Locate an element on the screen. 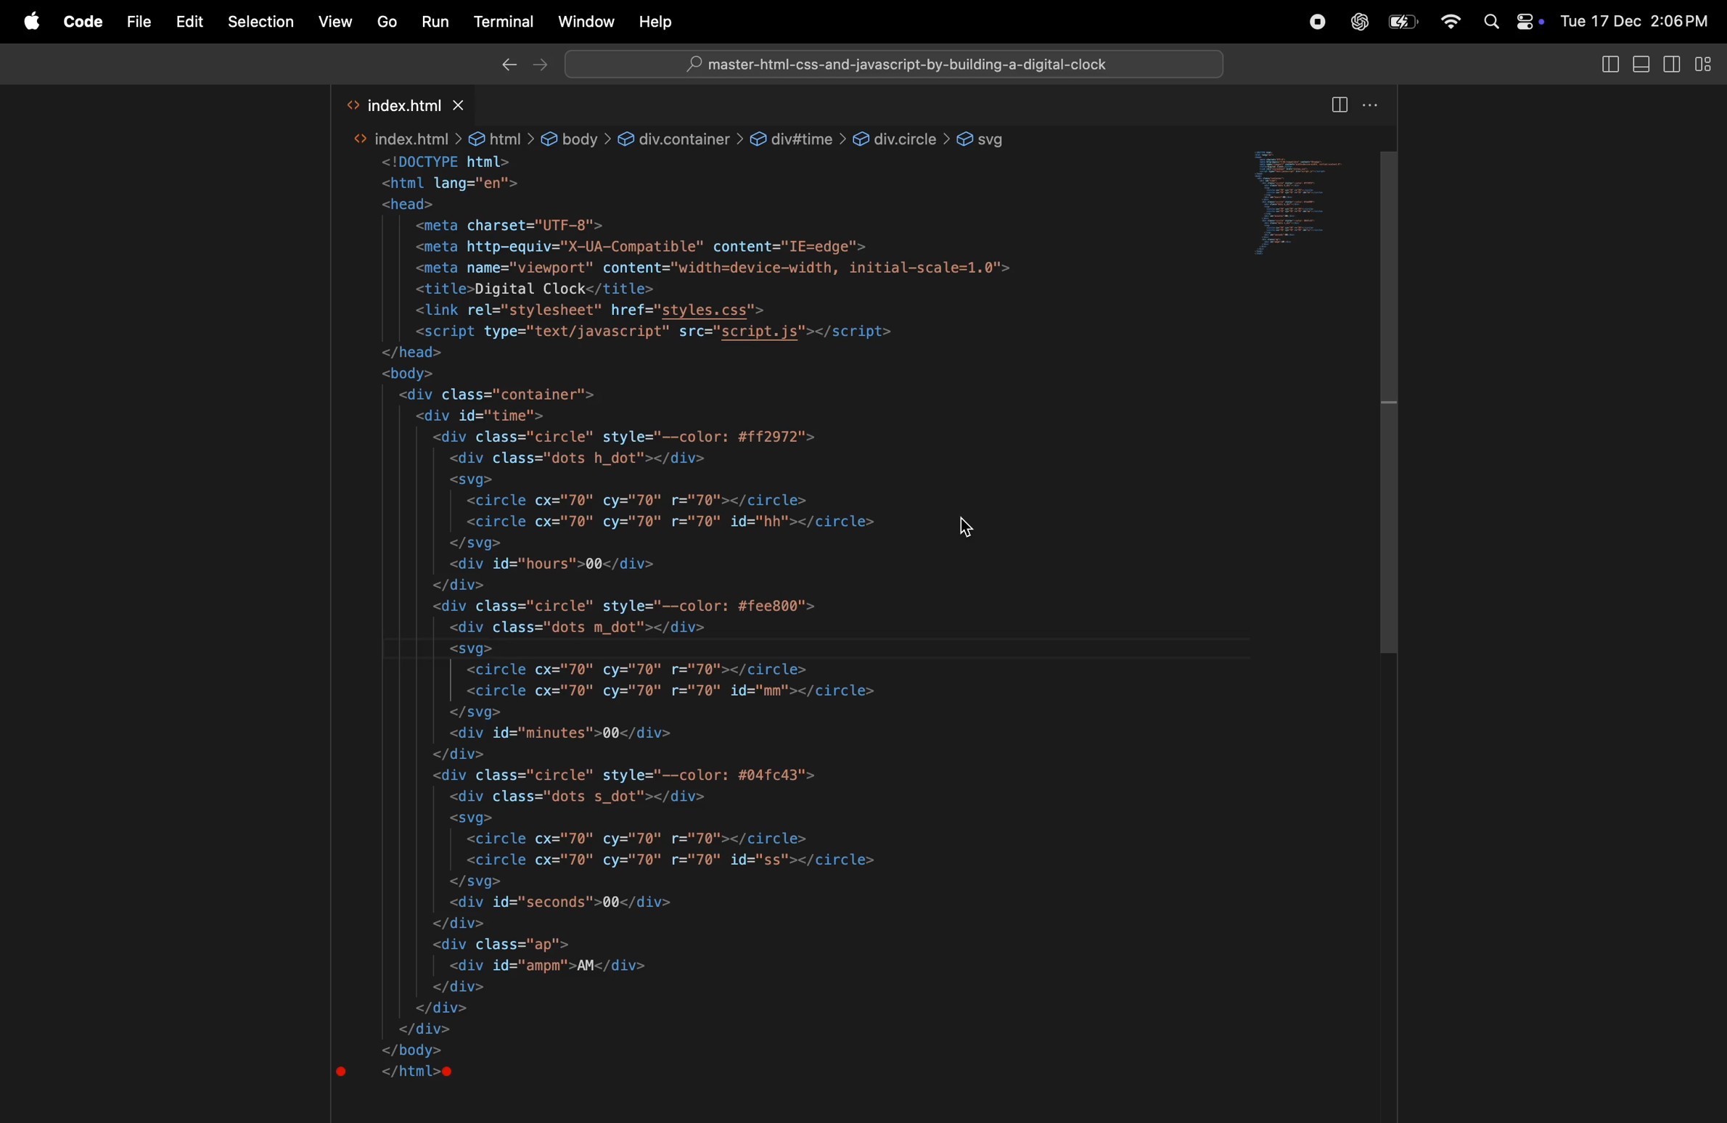 Image resolution: width=1727 pixels, height=1123 pixels. file is located at coordinates (139, 24).